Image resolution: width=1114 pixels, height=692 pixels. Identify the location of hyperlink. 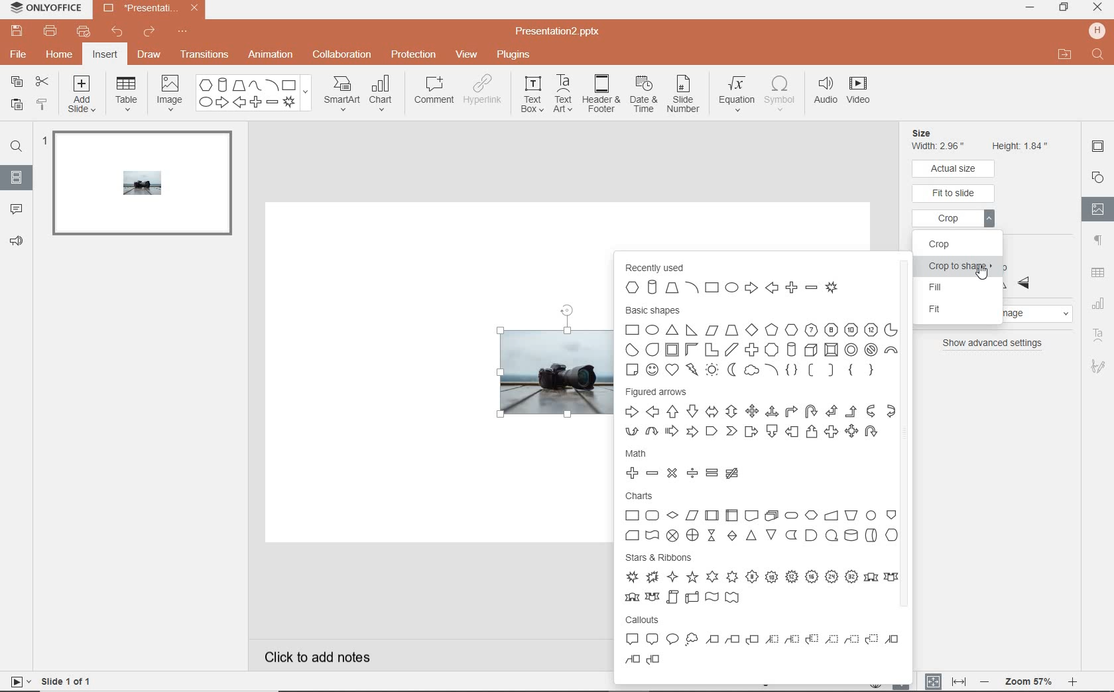
(487, 93).